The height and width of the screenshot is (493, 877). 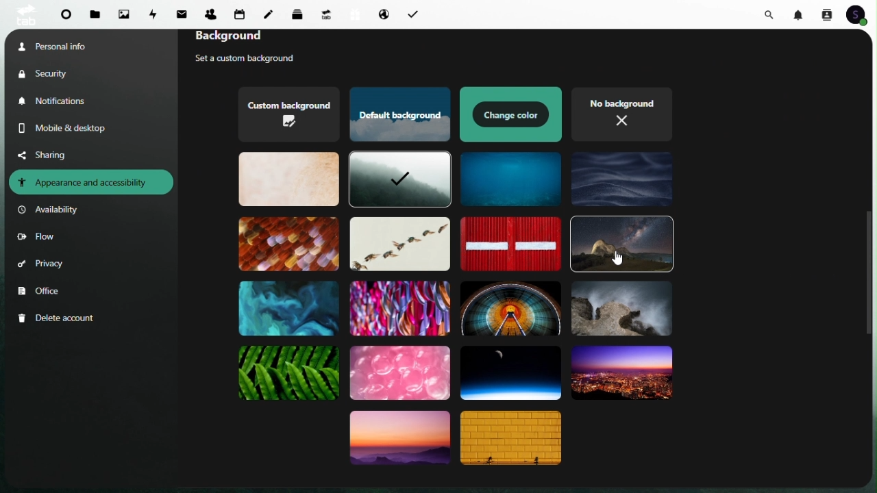 I want to click on set custom background, so click(x=257, y=60).